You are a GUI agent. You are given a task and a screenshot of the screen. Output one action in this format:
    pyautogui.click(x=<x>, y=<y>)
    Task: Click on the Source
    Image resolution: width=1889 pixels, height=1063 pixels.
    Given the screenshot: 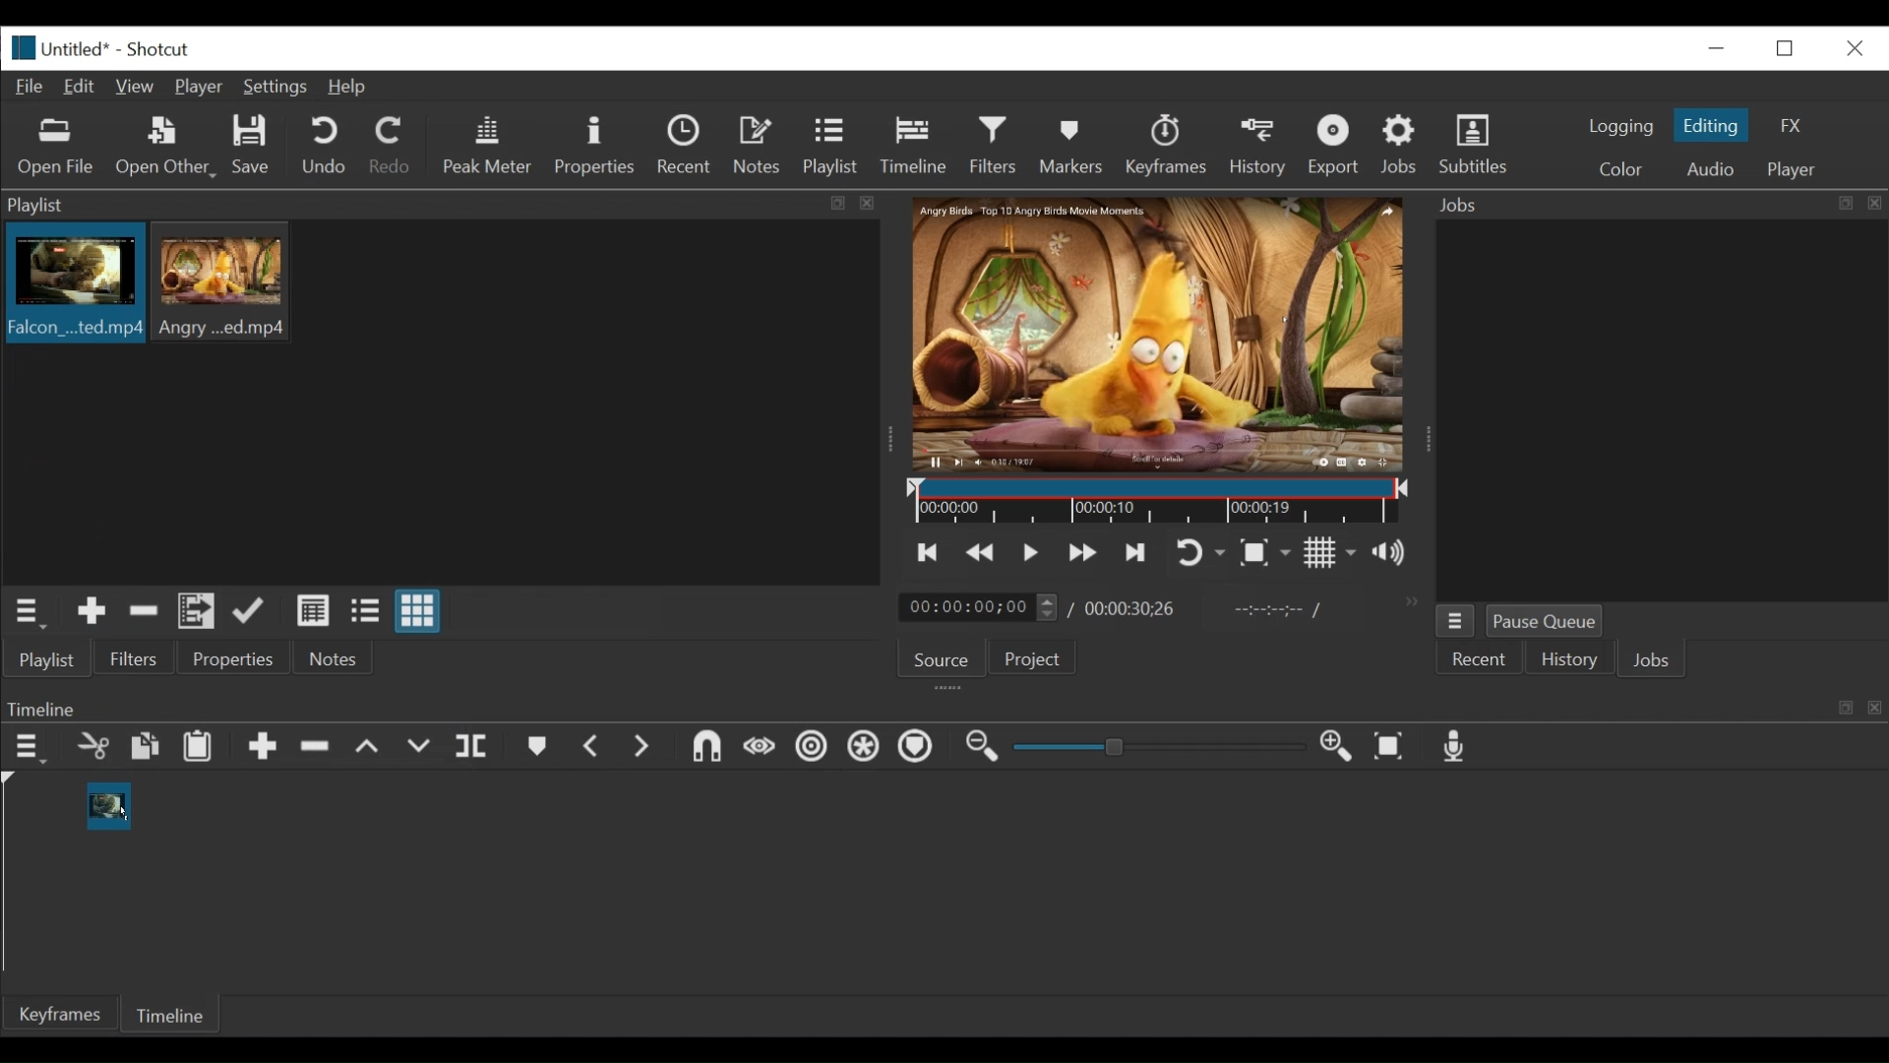 What is the action you would take?
    pyautogui.click(x=940, y=662)
    